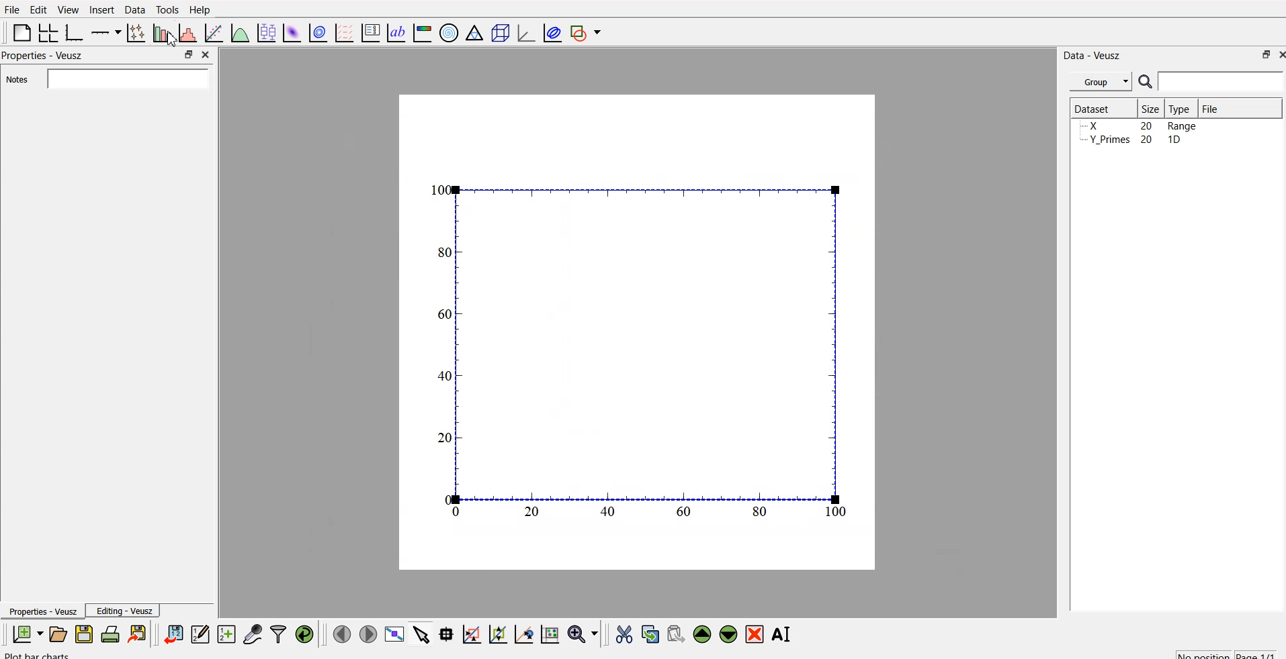  What do you see at coordinates (340, 633) in the screenshot?
I see `move to previous page` at bounding box center [340, 633].